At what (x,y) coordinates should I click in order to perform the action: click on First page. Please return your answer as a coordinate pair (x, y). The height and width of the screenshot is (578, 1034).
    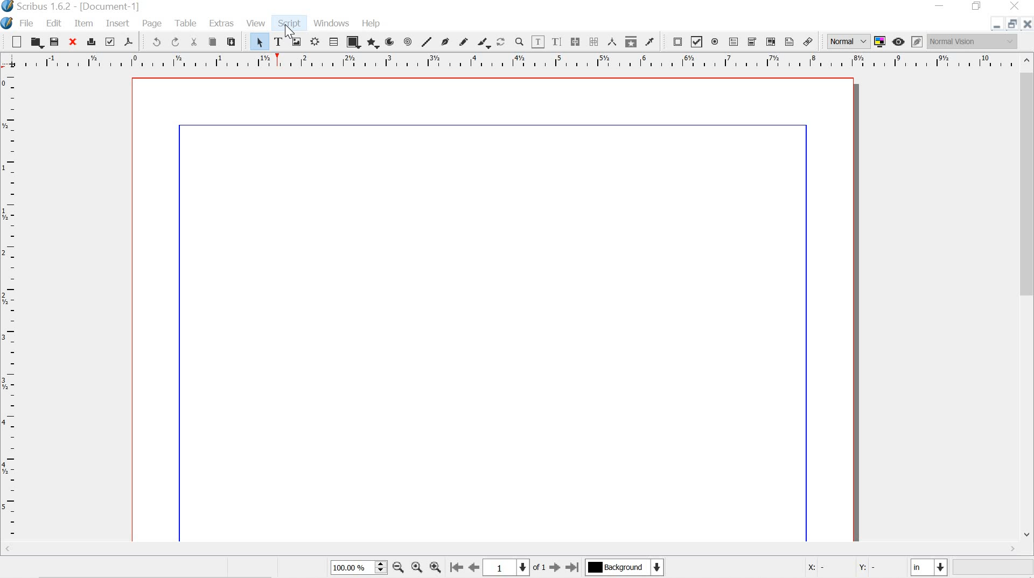
    Looking at the image, I should click on (455, 567).